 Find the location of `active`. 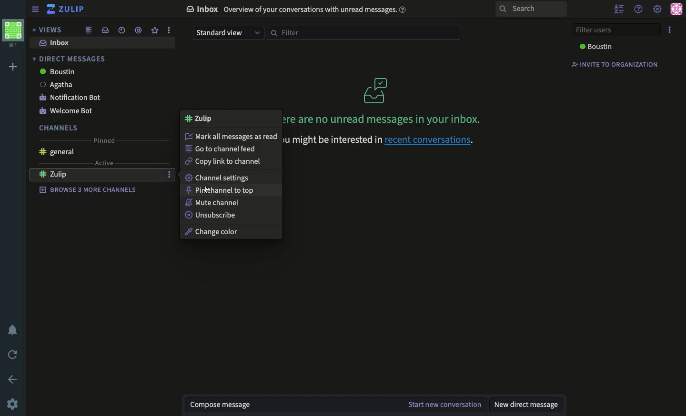

active is located at coordinates (105, 163).